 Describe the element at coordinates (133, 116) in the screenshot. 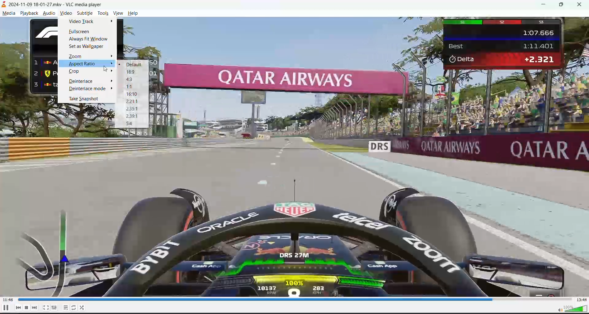

I see `2.39:1` at that location.